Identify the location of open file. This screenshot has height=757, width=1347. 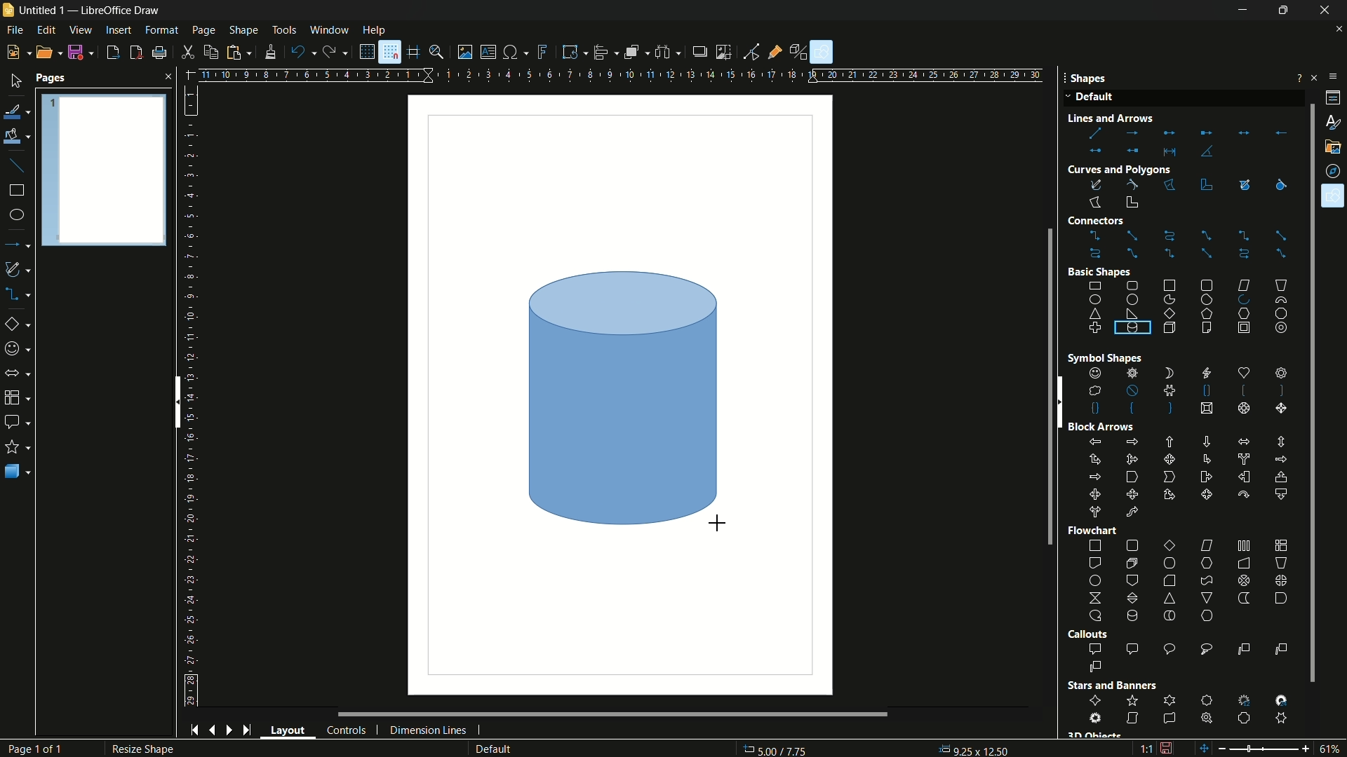
(47, 52).